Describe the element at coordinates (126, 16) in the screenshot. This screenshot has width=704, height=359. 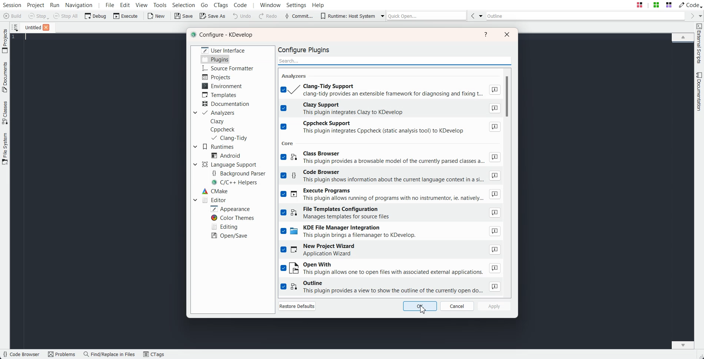
I see `Execute` at that location.